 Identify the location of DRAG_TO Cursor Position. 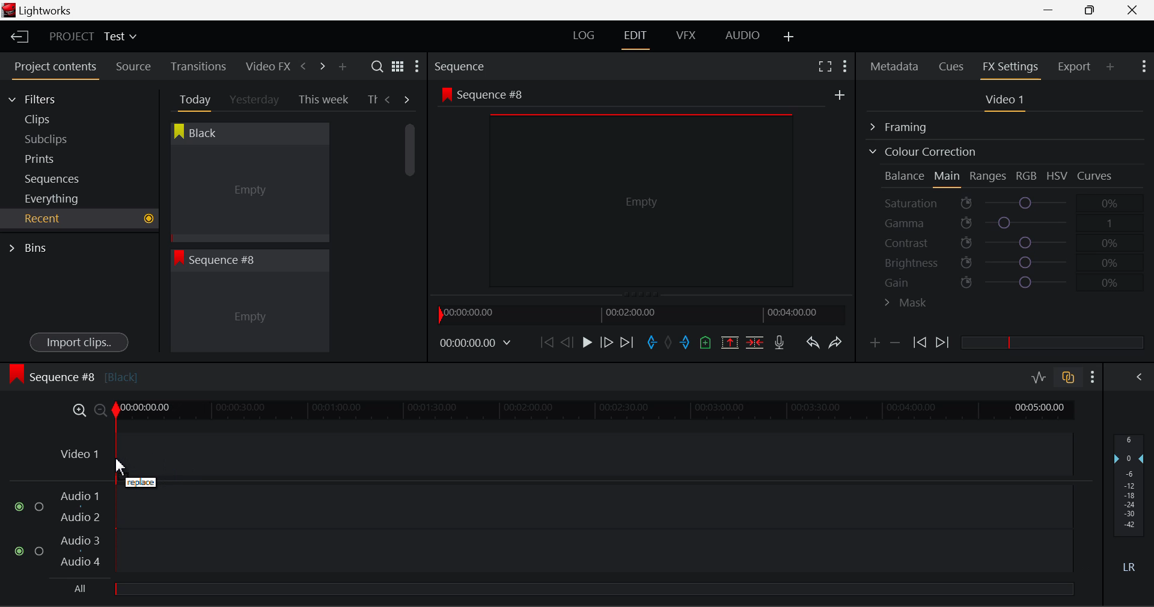
(126, 466).